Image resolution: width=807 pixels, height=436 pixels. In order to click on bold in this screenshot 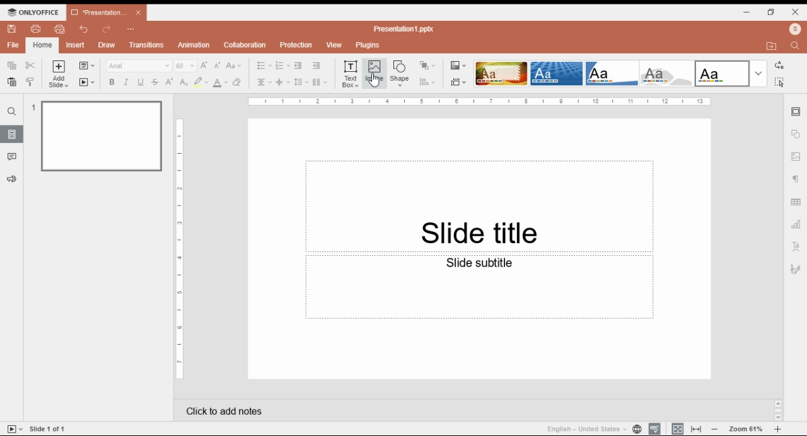, I will do `click(112, 81)`.